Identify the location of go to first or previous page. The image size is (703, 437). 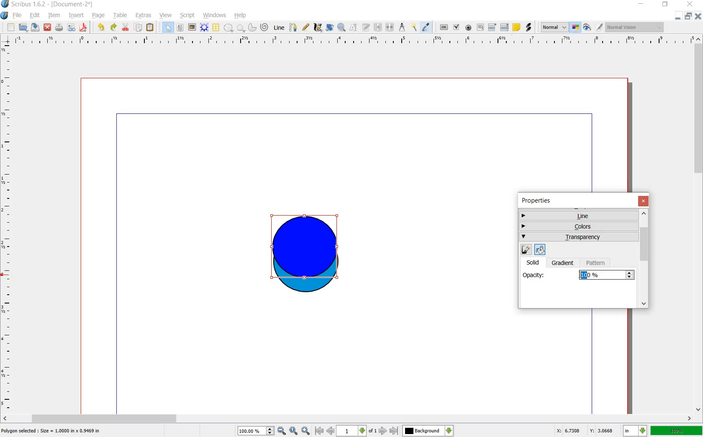
(325, 431).